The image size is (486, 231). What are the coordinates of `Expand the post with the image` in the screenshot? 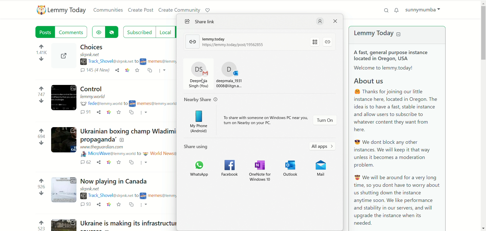 It's located at (64, 56).